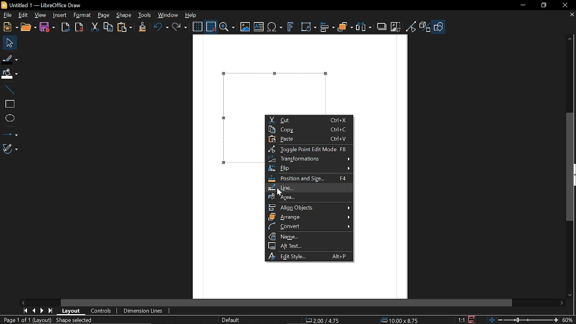  I want to click on Slide master name, so click(235, 320).